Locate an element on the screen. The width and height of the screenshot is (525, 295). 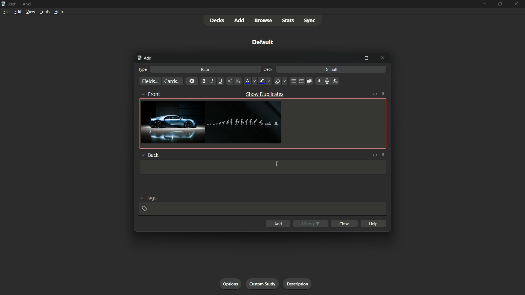
front is located at coordinates (152, 93).